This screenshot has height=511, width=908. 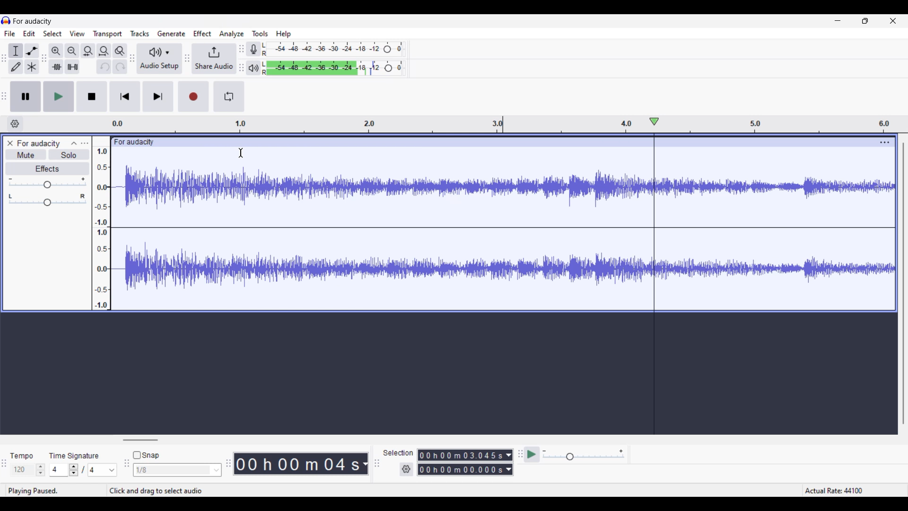 What do you see at coordinates (171, 34) in the screenshot?
I see `Generate menu` at bounding box center [171, 34].